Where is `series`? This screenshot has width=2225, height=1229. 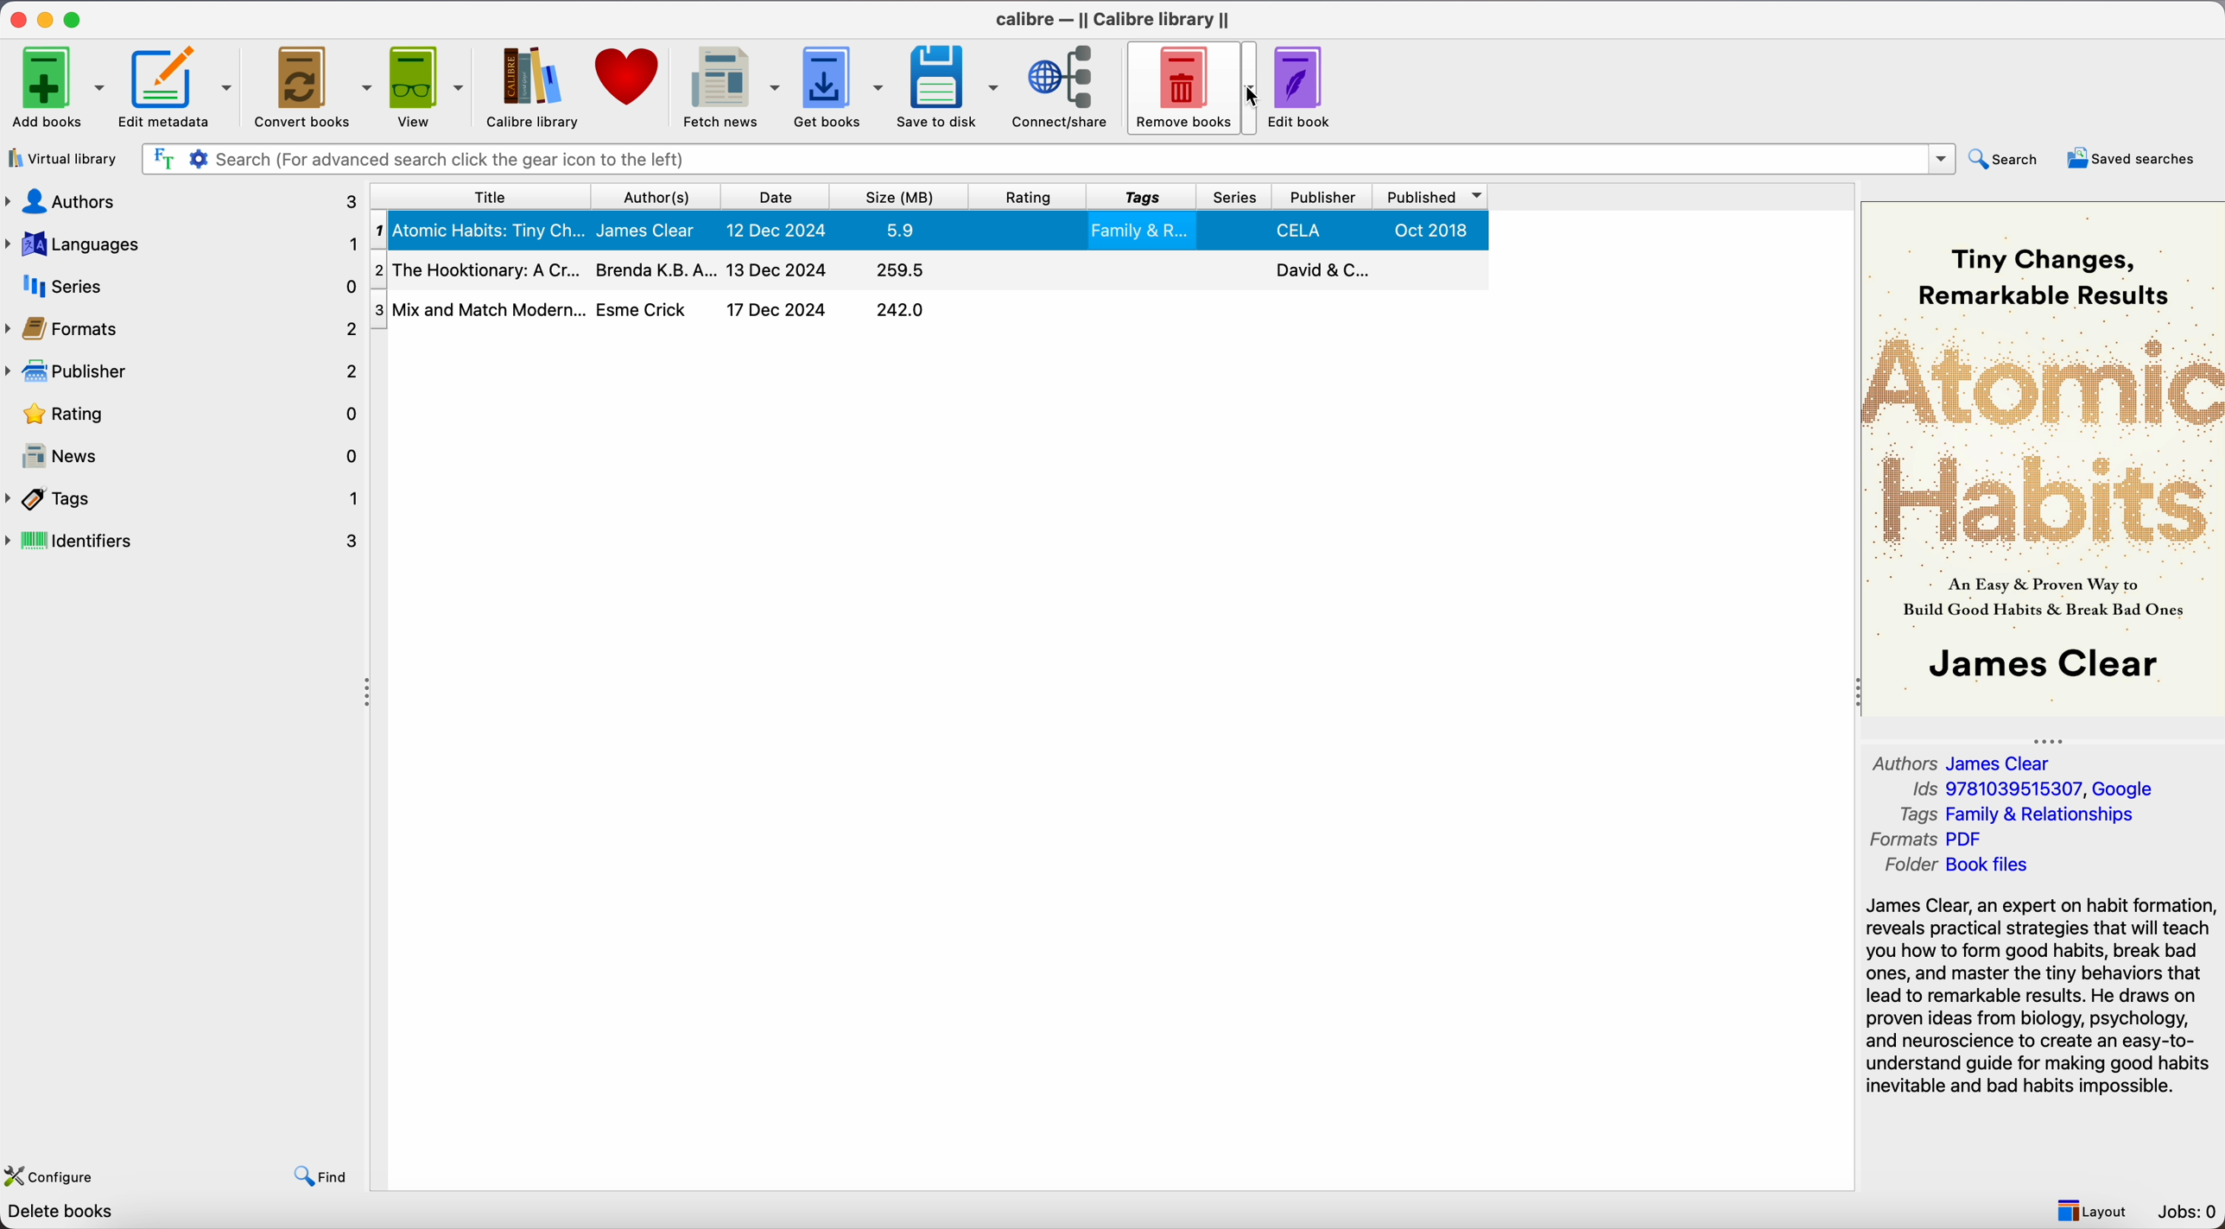 series is located at coordinates (1236, 196).